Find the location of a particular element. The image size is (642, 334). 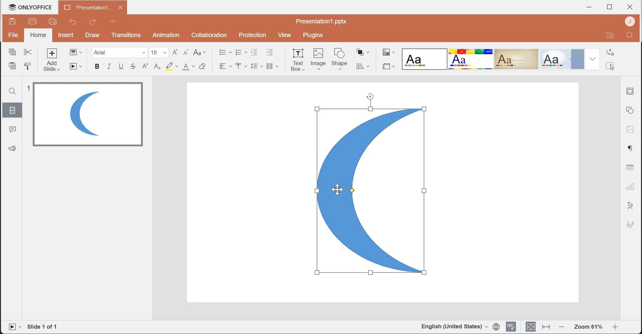

Shape is located at coordinates (632, 109).